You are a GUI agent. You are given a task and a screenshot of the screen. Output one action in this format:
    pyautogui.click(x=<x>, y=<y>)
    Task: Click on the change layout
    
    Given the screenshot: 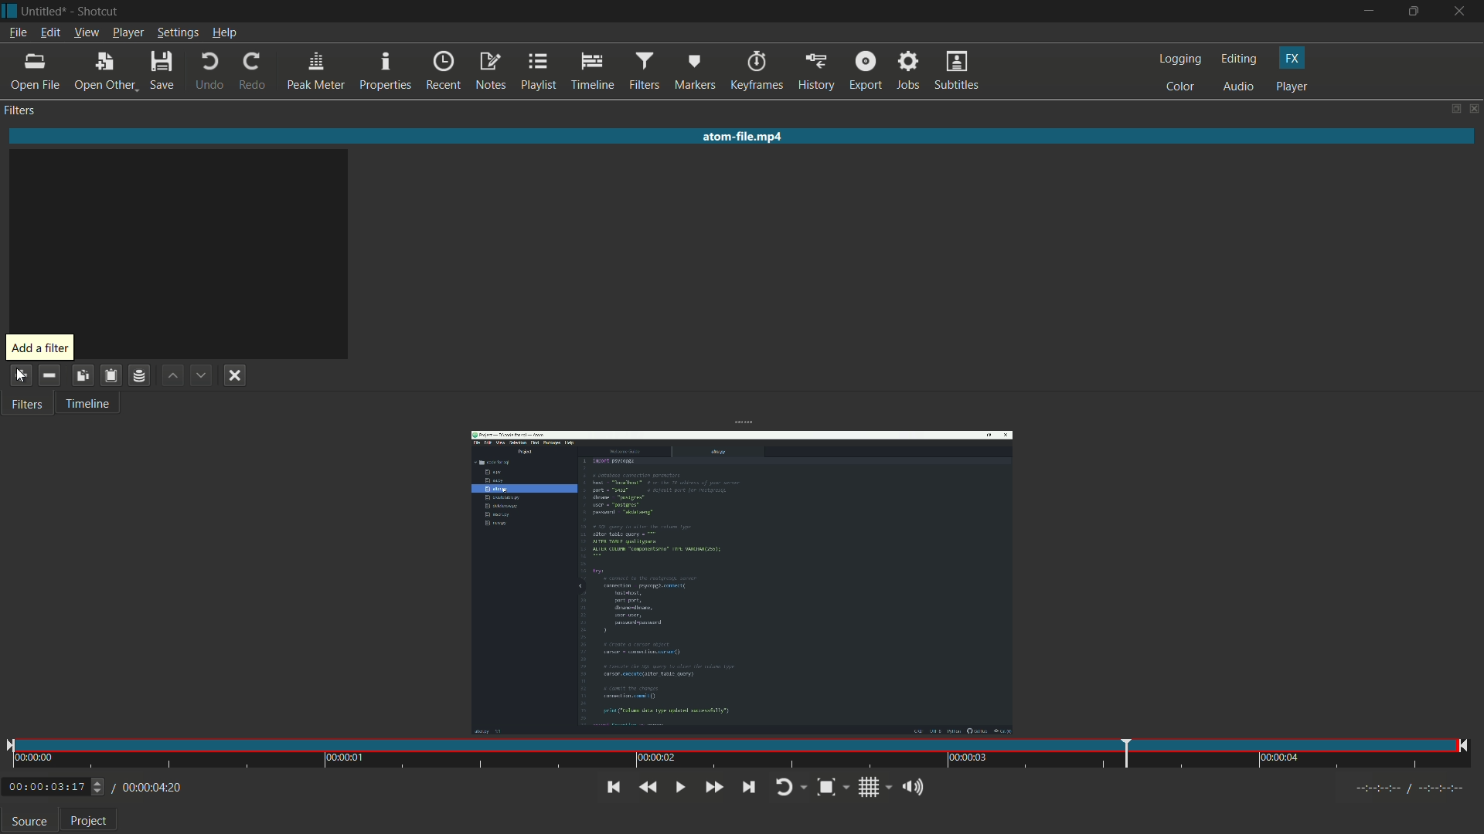 What is the action you would take?
    pyautogui.click(x=1451, y=107)
    